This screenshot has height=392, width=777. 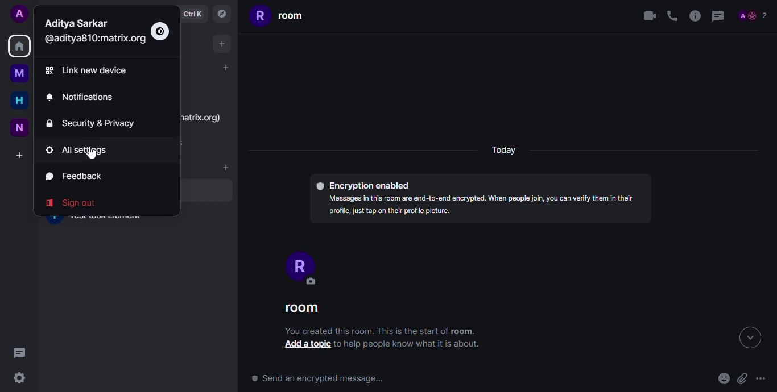 I want to click on name, so click(x=76, y=23).